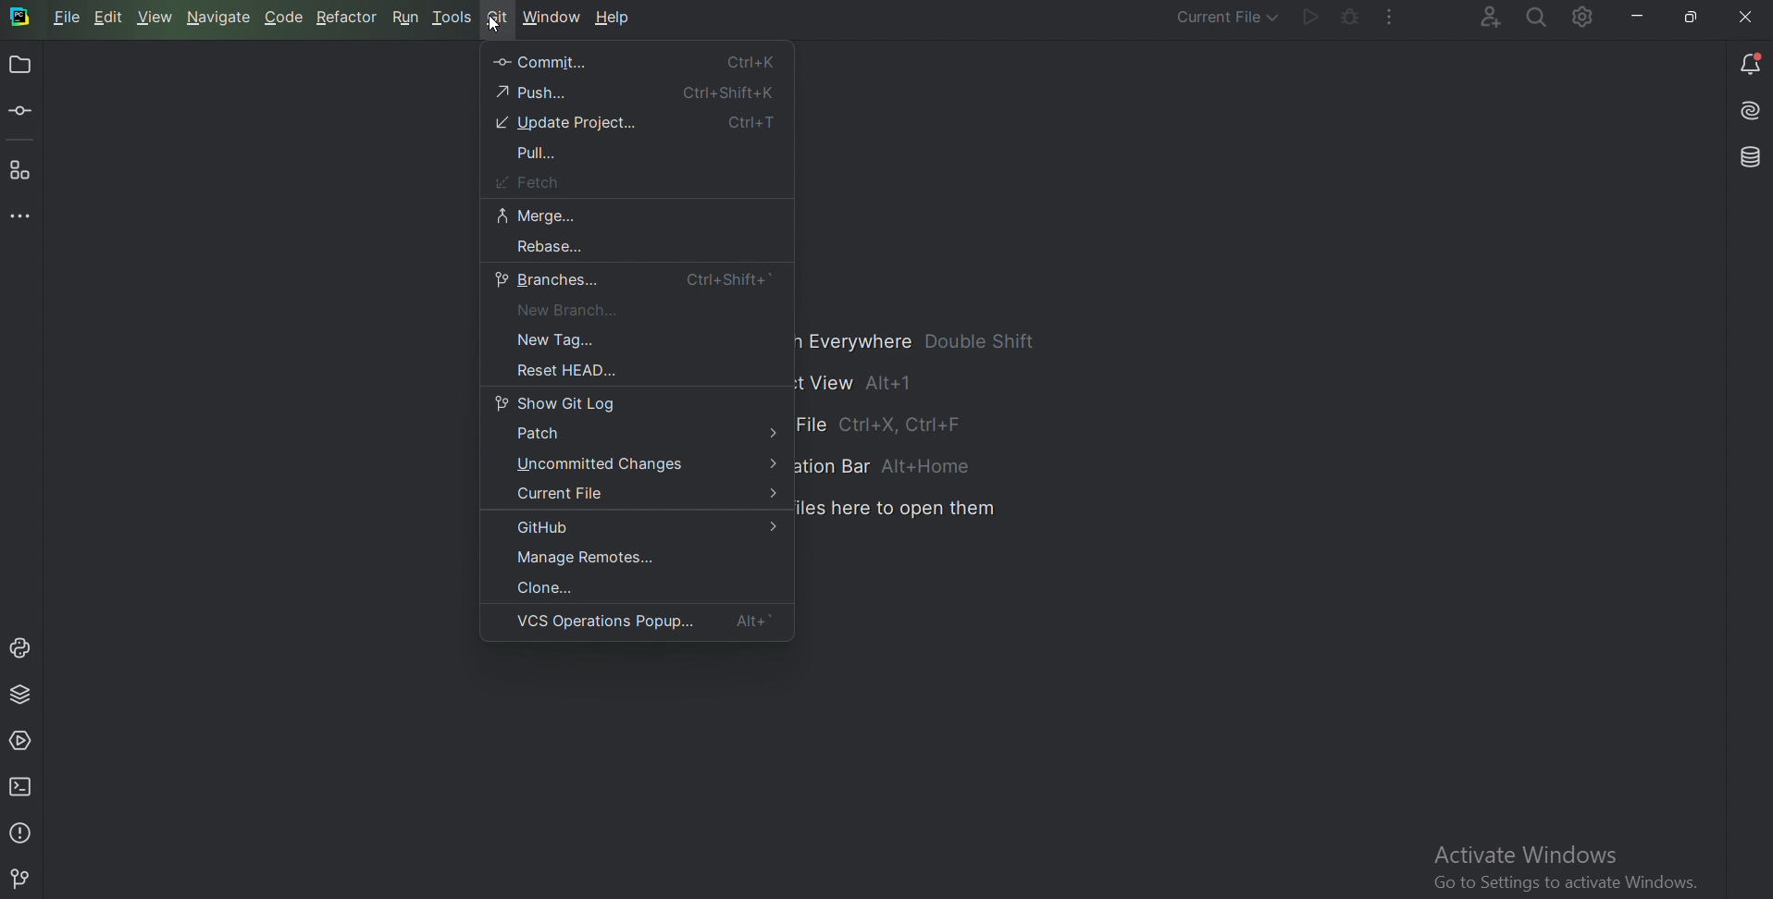 This screenshot has height=899, width=1773. I want to click on Manage Remotes, so click(596, 558).